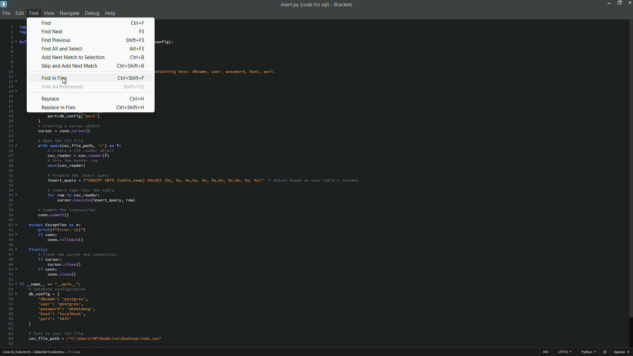  I want to click on web, so click(606, 351).